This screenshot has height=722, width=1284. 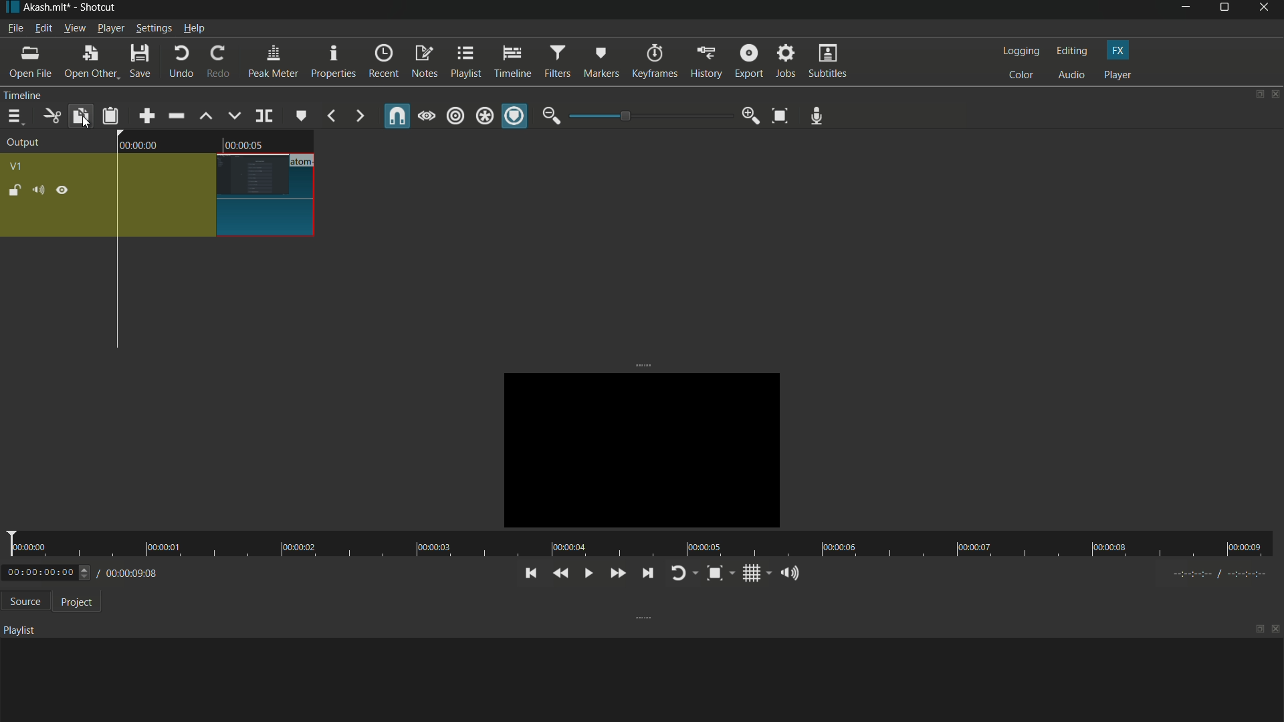 What do you see at coordinates (1021, 75) in the screenshot?
I see `color` at bounding box center [1021, 75].